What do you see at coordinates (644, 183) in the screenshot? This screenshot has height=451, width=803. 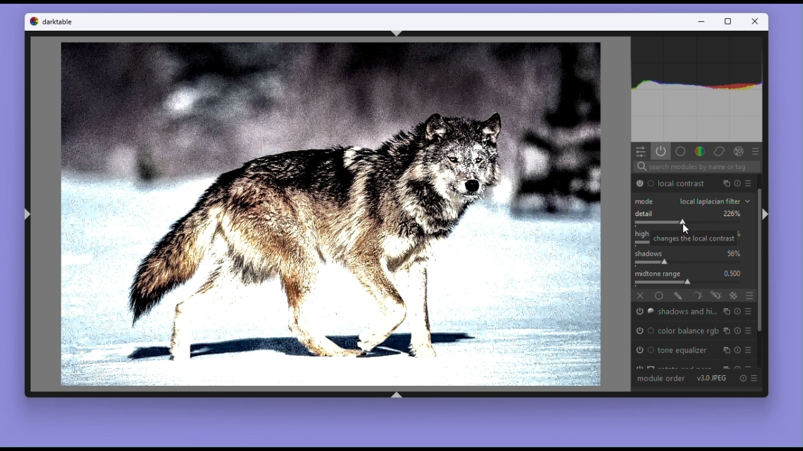 I see `'local contrast' is switched on` at bounding box center [644, 183].